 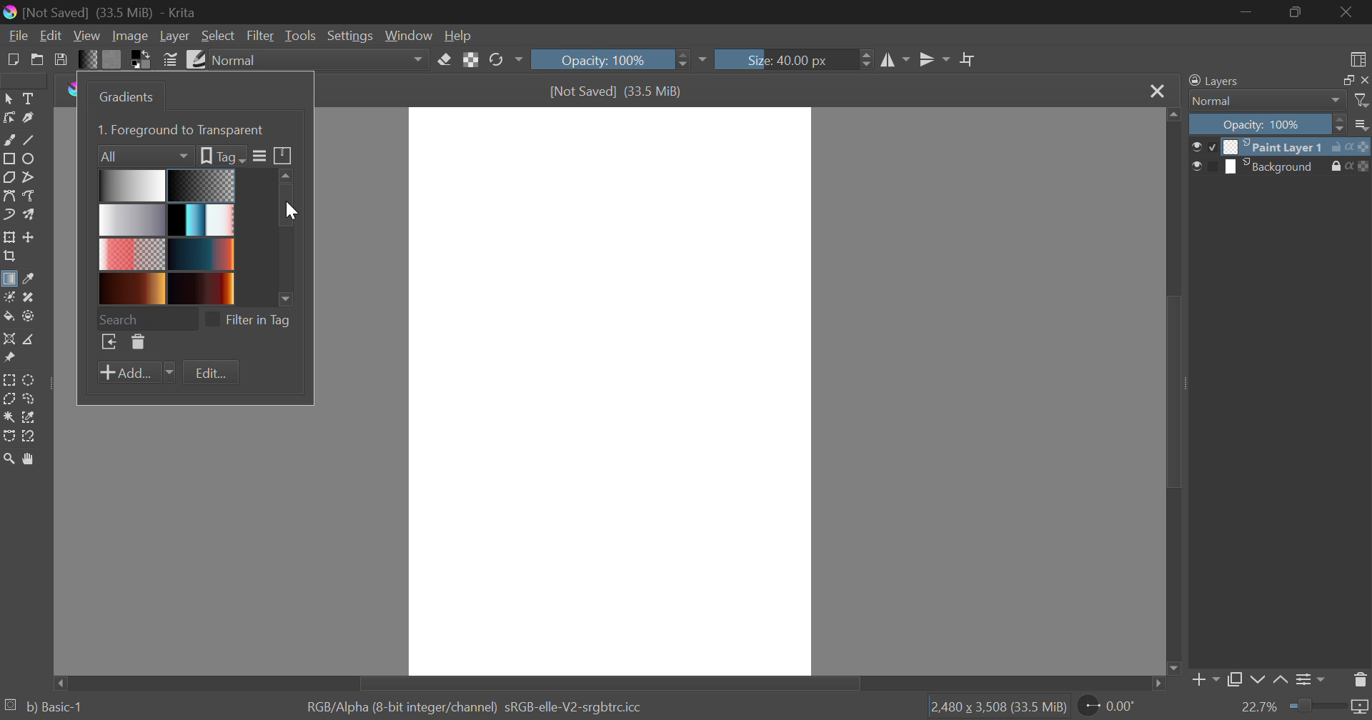 I want to click on Opacity 100%, so click(x=1266, y=124).